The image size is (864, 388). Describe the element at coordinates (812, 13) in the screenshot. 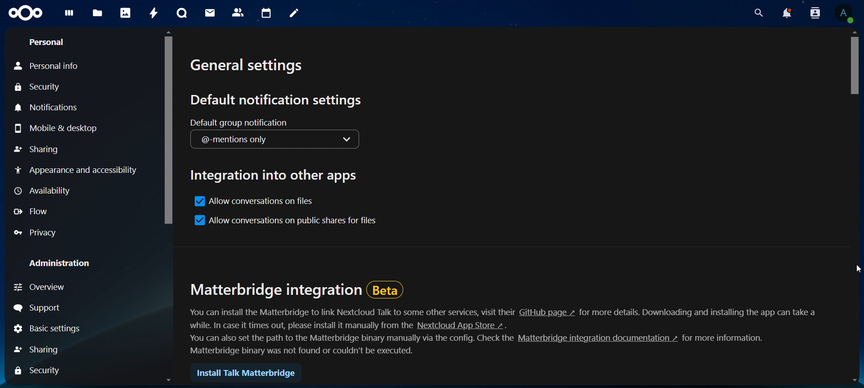

I see `search contacts` at that location.